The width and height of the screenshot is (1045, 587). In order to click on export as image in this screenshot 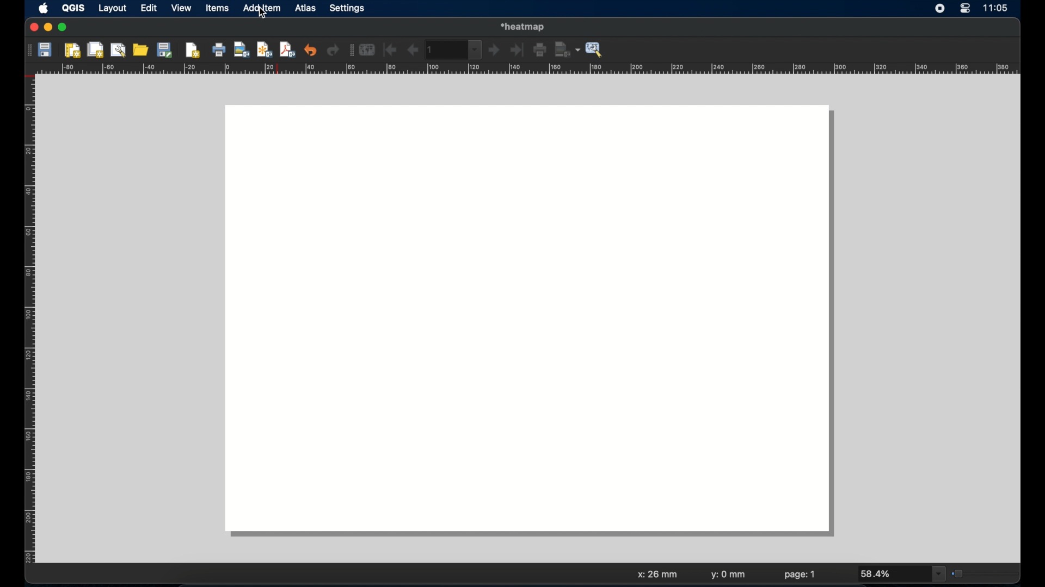, I will do `click(242, 51)`.